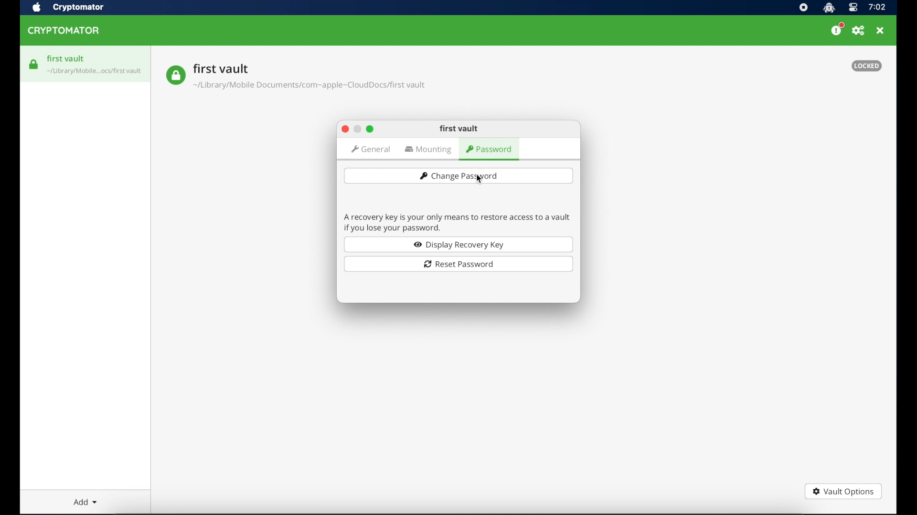 This screenshot has height=515, width=917. What do you see at coordinates (221, 68) in the screenshot?
I see `vault name` at bounding box center [221, 68].